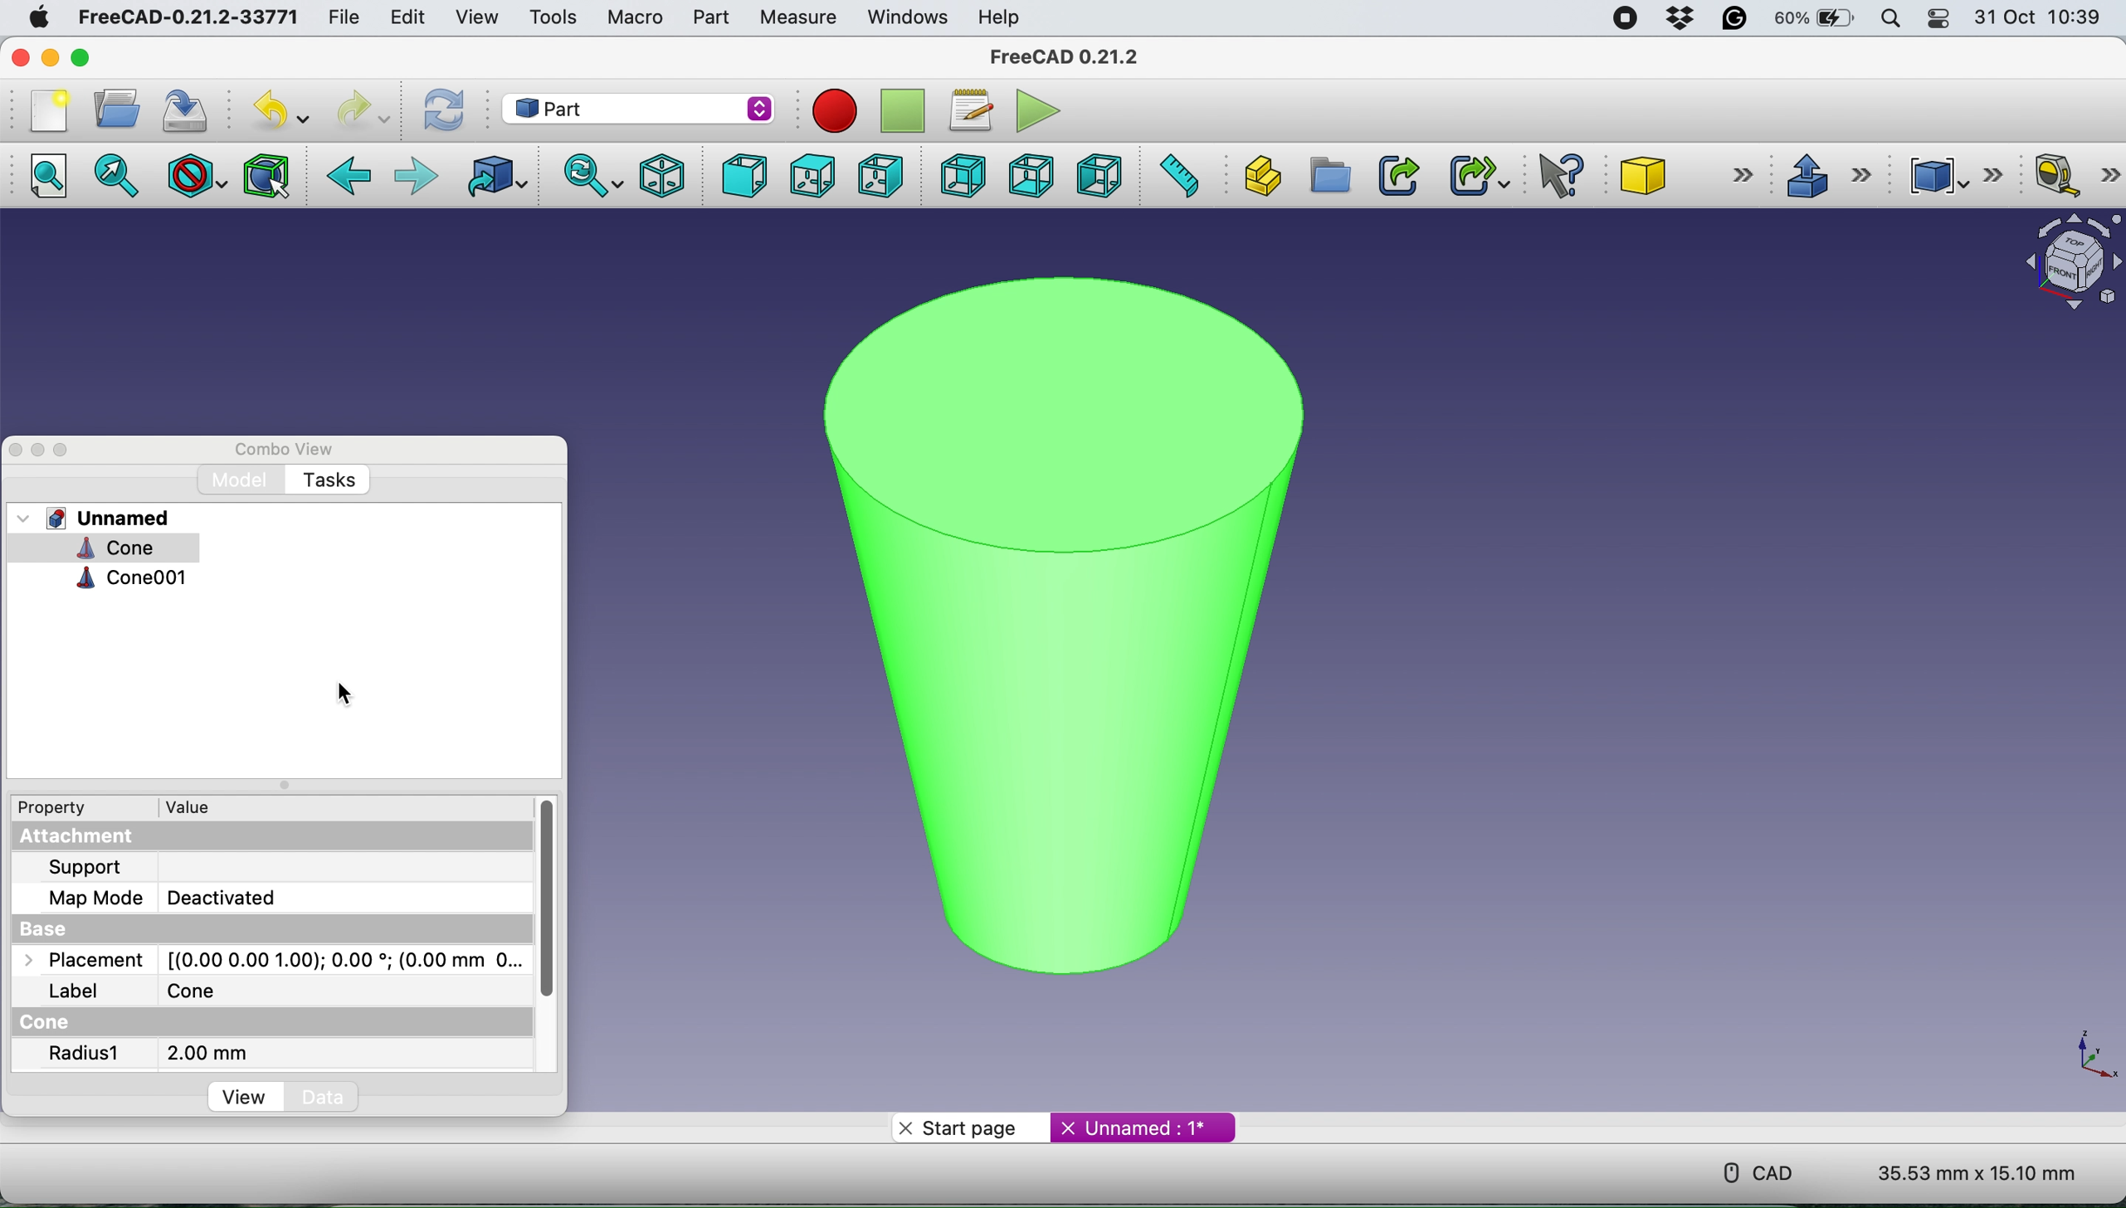 The image size is (2126, 1208). Describe the element at coordinates (351, 177) in the screenshot. I see `back` at that location.